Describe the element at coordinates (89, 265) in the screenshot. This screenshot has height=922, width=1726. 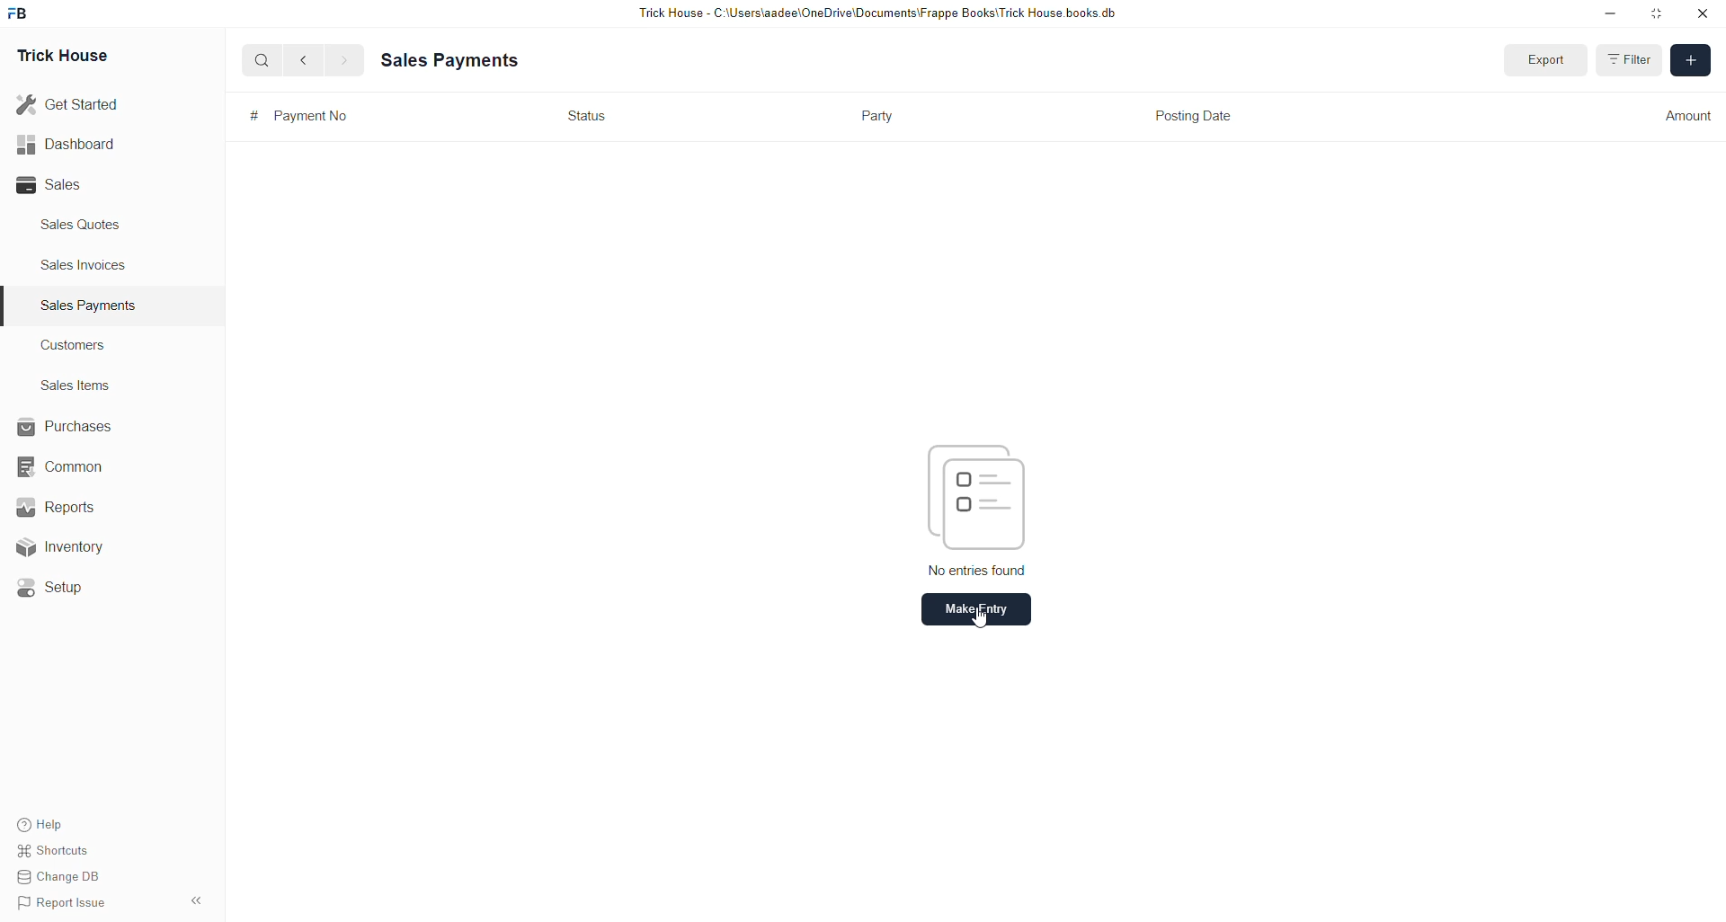
I see `Sales Invoices` at that location.